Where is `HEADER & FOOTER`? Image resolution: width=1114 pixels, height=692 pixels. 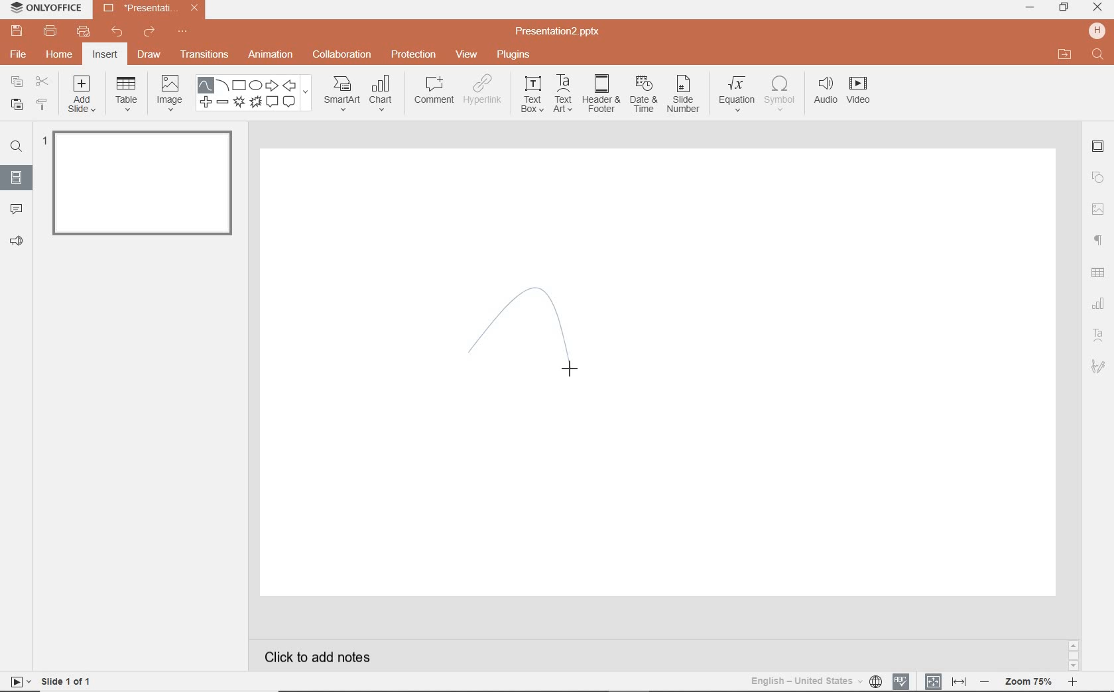
HEADER & FOOTER is located at coordinates (600, 94).